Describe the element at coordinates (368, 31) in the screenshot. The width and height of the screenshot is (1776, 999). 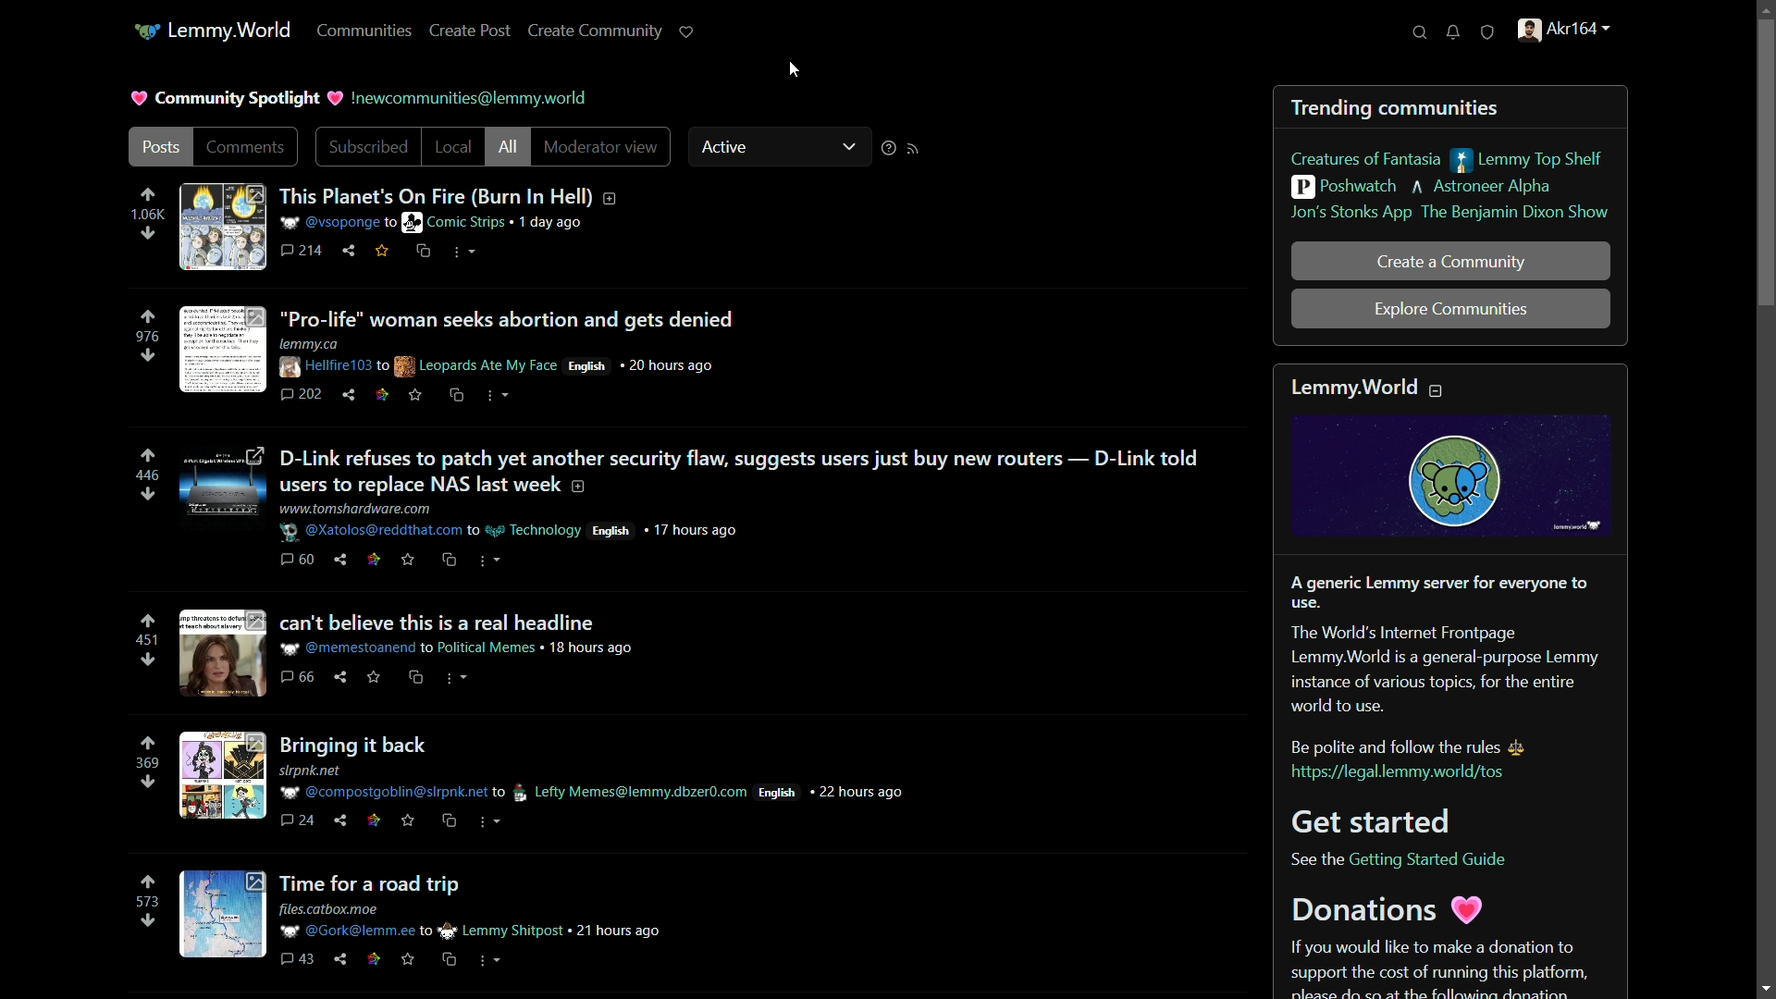
I see `communities` at that location.